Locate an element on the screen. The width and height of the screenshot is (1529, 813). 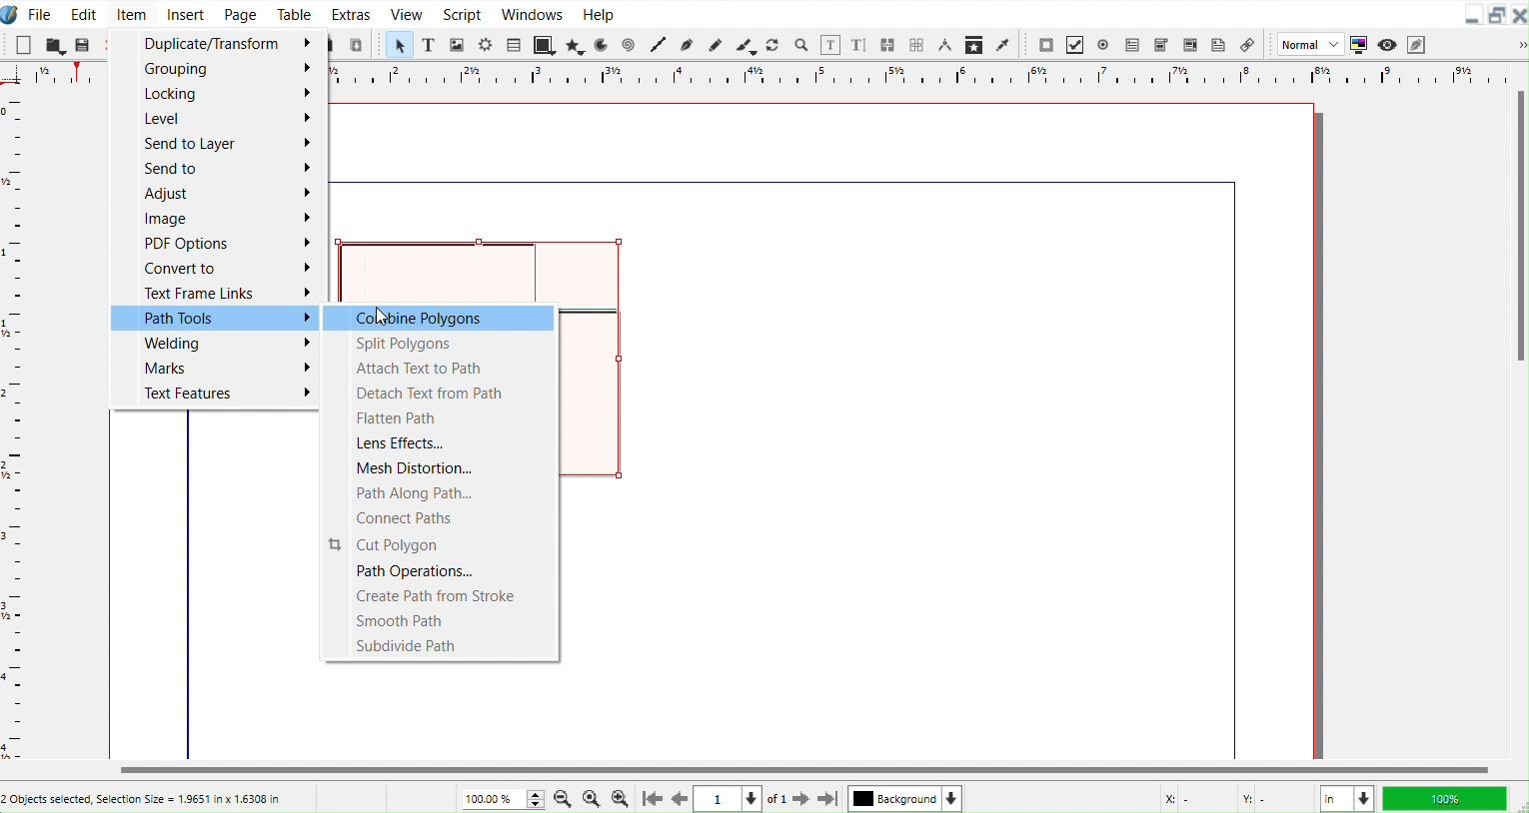
Send to is located at coordinates (217, 170).